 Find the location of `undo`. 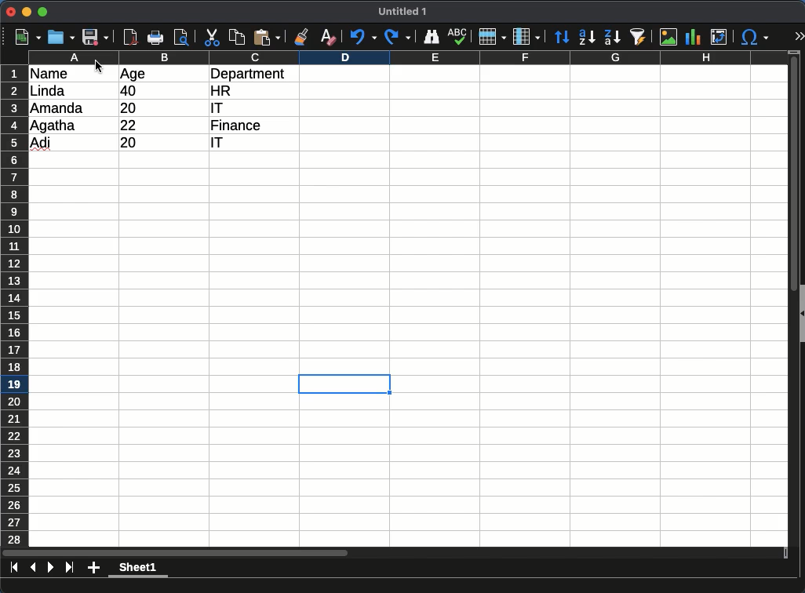

undo is located at coordinates (363, 38).